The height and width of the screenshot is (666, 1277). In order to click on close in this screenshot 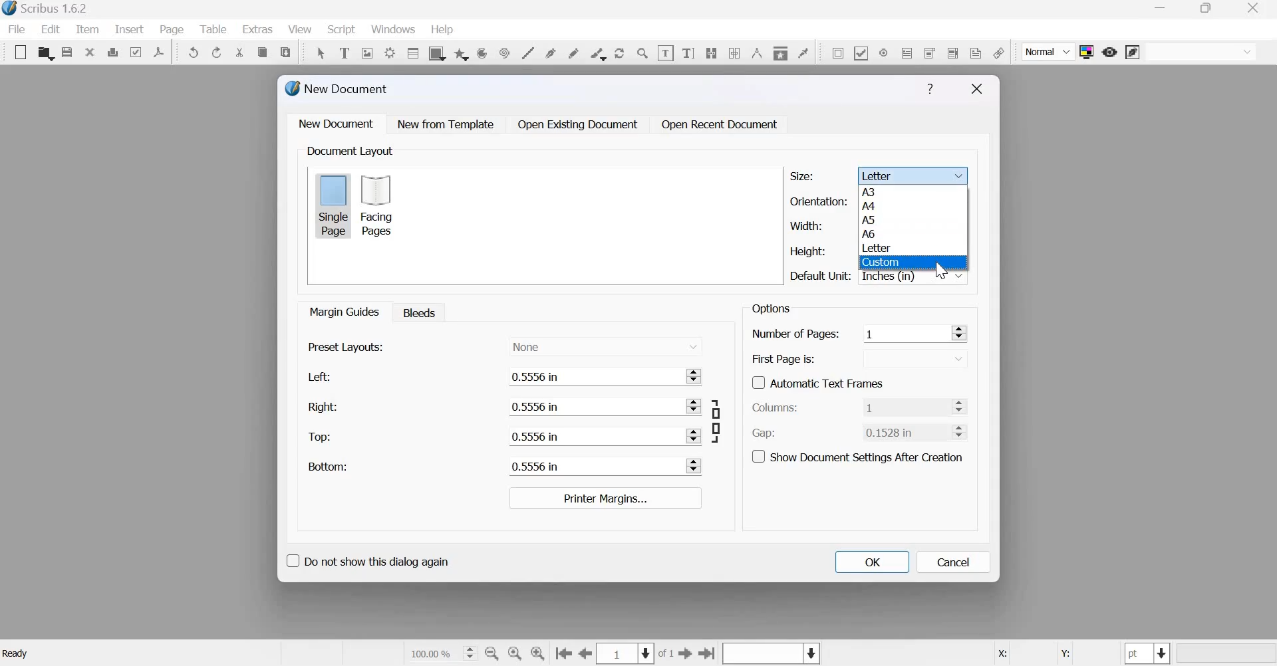, I will do `click(1256, 8)`.